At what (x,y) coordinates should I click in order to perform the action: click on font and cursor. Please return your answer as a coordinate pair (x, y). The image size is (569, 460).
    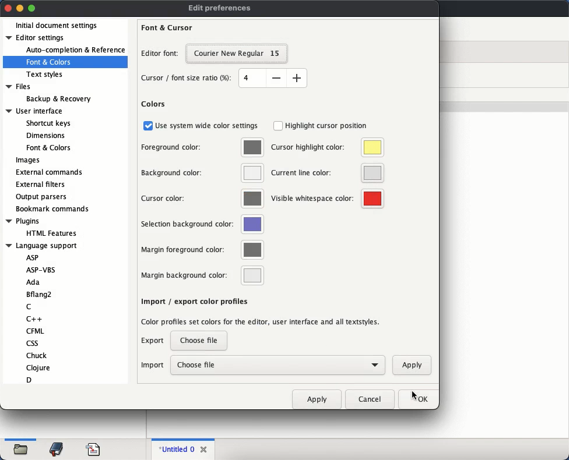
    Looking at the image, I should click on (167, 28).